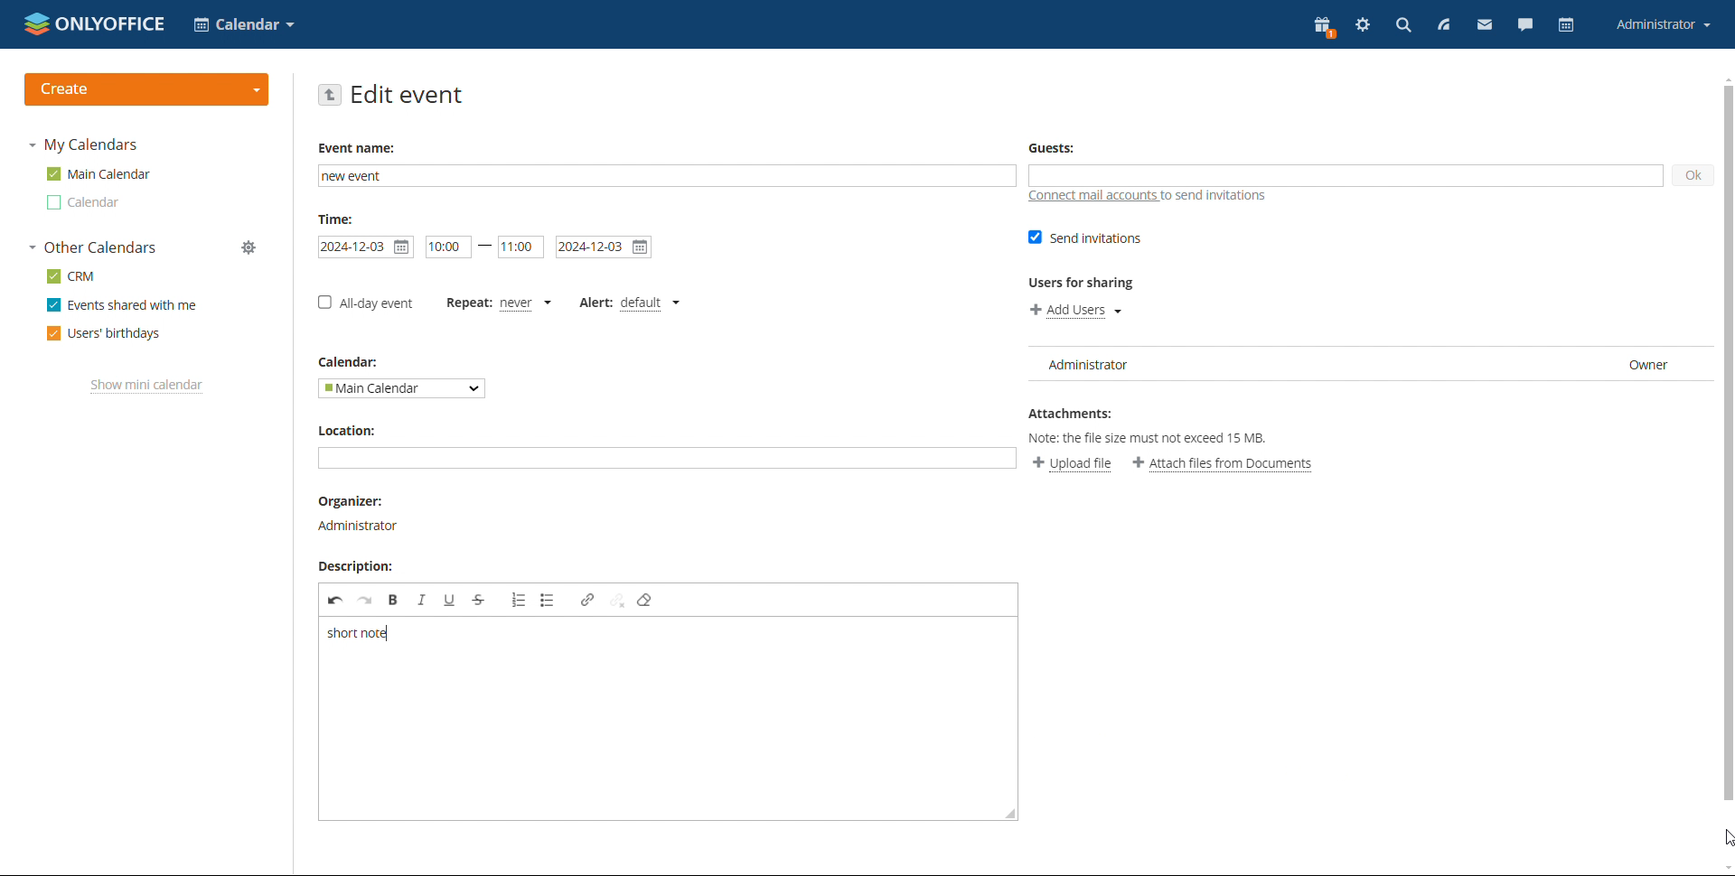  I want to click on go back, so click(331, 95).